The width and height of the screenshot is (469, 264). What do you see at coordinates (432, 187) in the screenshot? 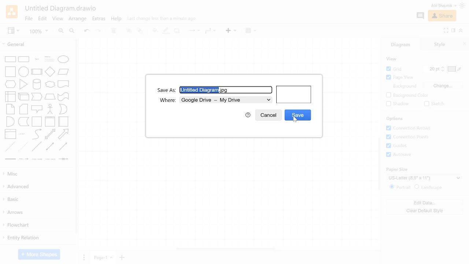
I see `Landscape` at bounding box center [432, 187].